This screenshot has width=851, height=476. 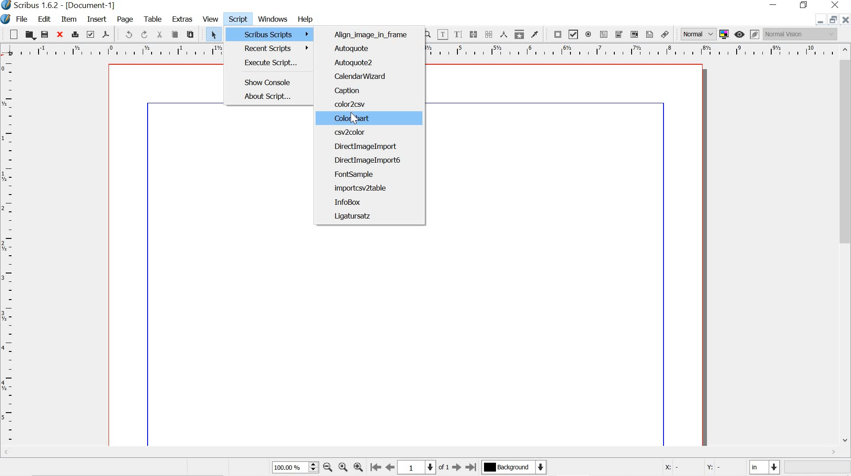 What do you see at coordinates (763, 467) in the screenshot?
I see `current unit` at bounding box center [763, 467].